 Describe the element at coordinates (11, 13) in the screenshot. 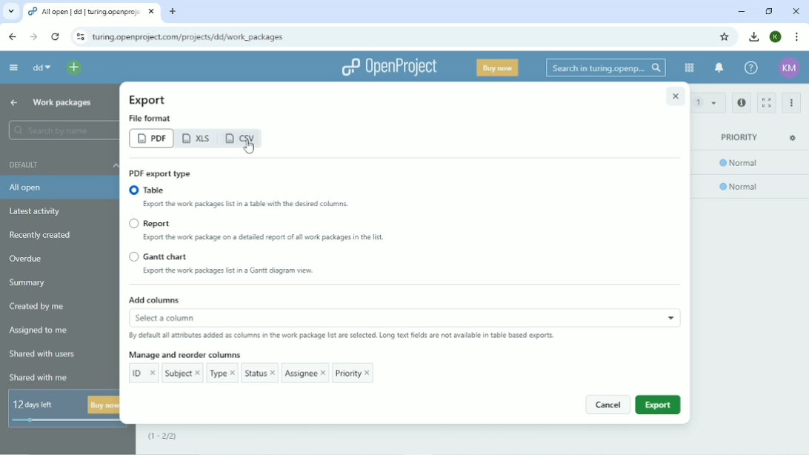

I see `Search tabs` at that location.